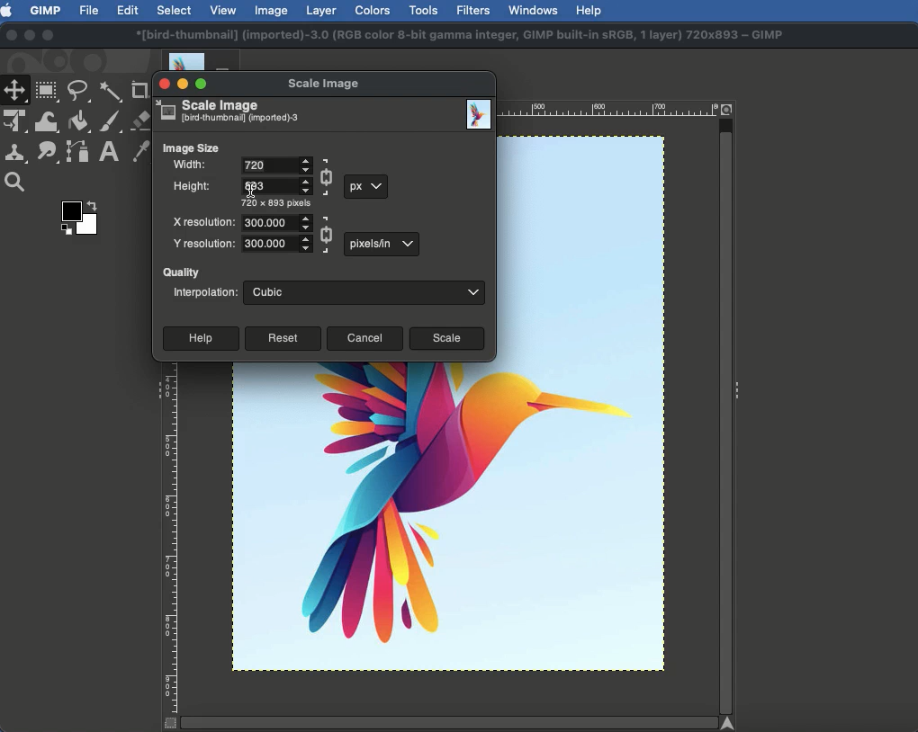 This screenshot has width=918, height=732. What do you see at coordinates (77, 152) in the screenshot?
I see `Paths` at bounding box center [77, 152].